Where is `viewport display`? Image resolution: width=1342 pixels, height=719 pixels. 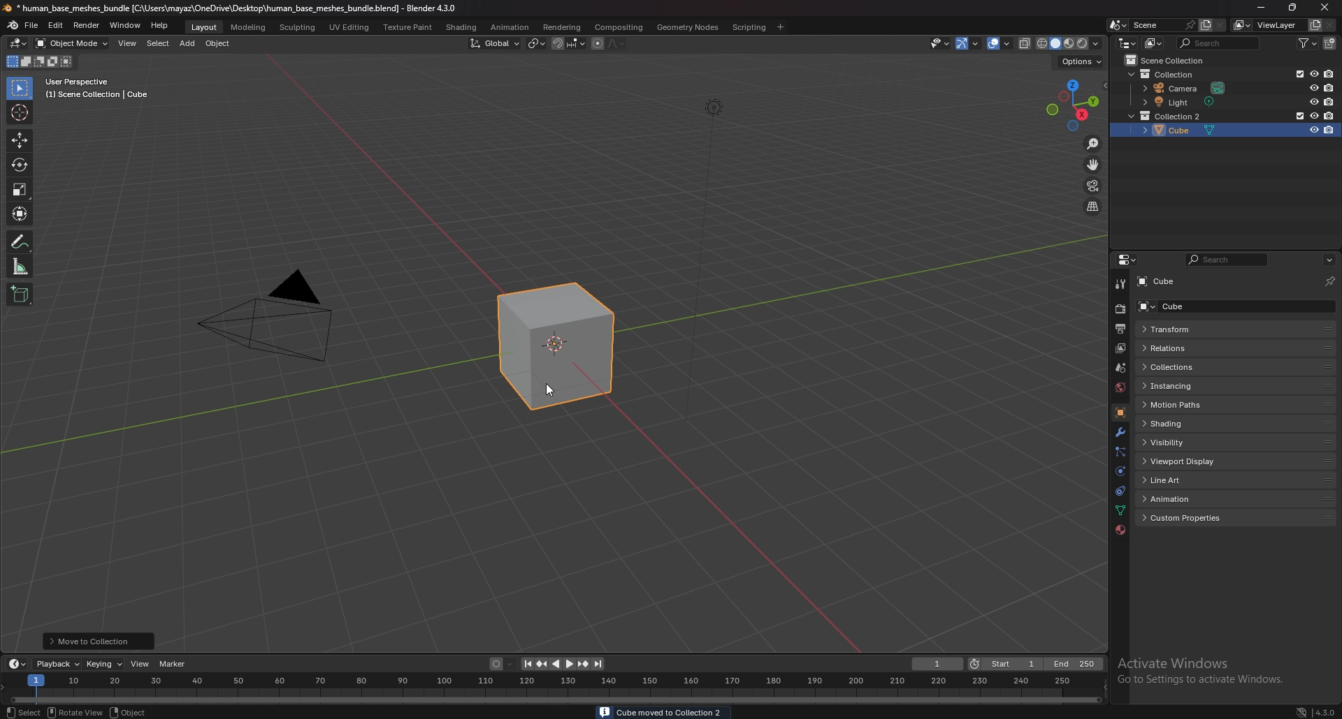
viewport display is located at coordinates (1192, 461).